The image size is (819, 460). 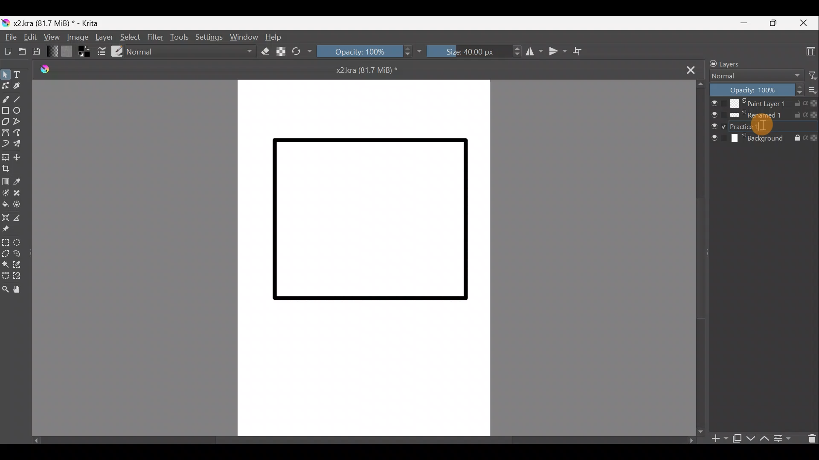 What do you see at coordinates (764, 140) in the screenshot?
I see `Background` at bounding box center [764, 140].